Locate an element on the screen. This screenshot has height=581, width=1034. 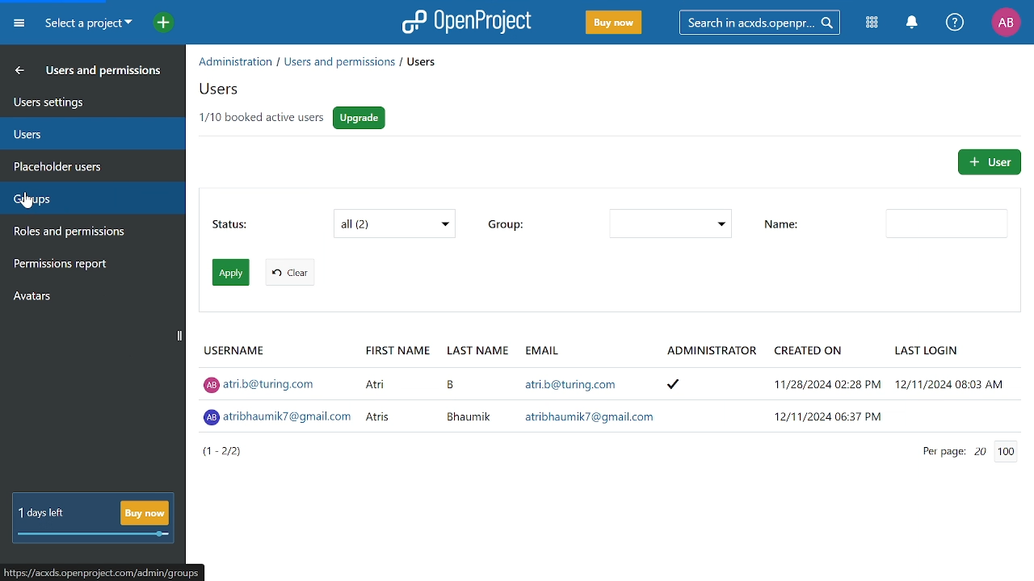
emails is located at coordinates (589, 399).